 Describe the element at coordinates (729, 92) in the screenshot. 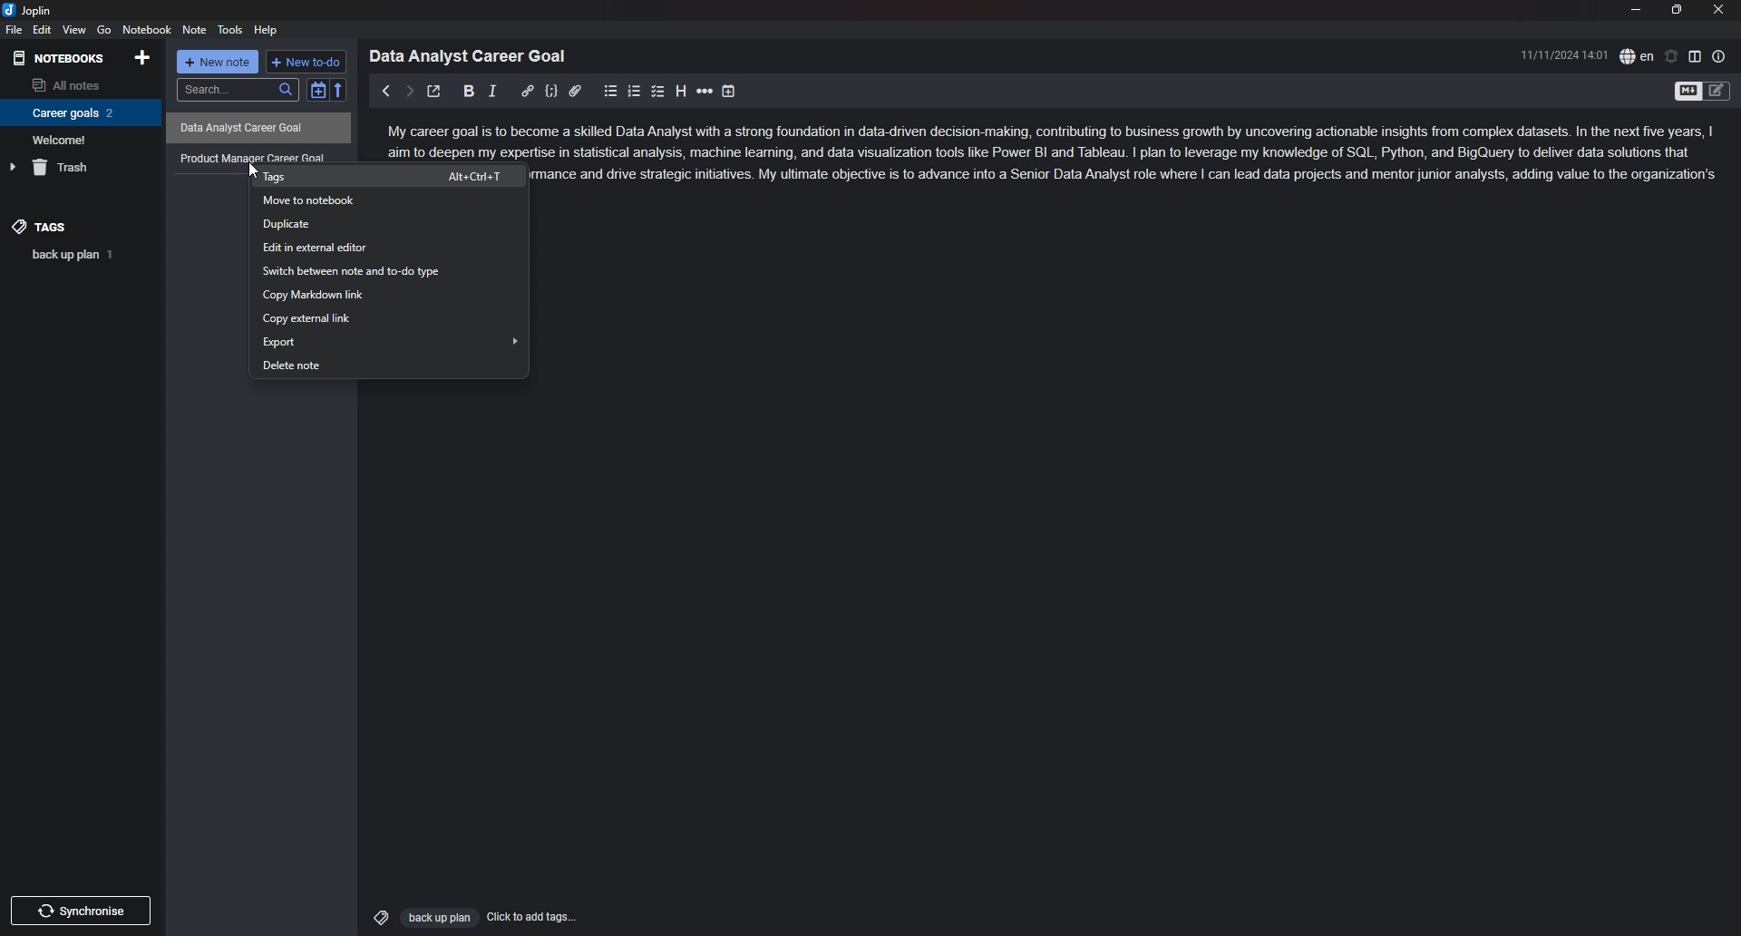

I see `add time` at that location.